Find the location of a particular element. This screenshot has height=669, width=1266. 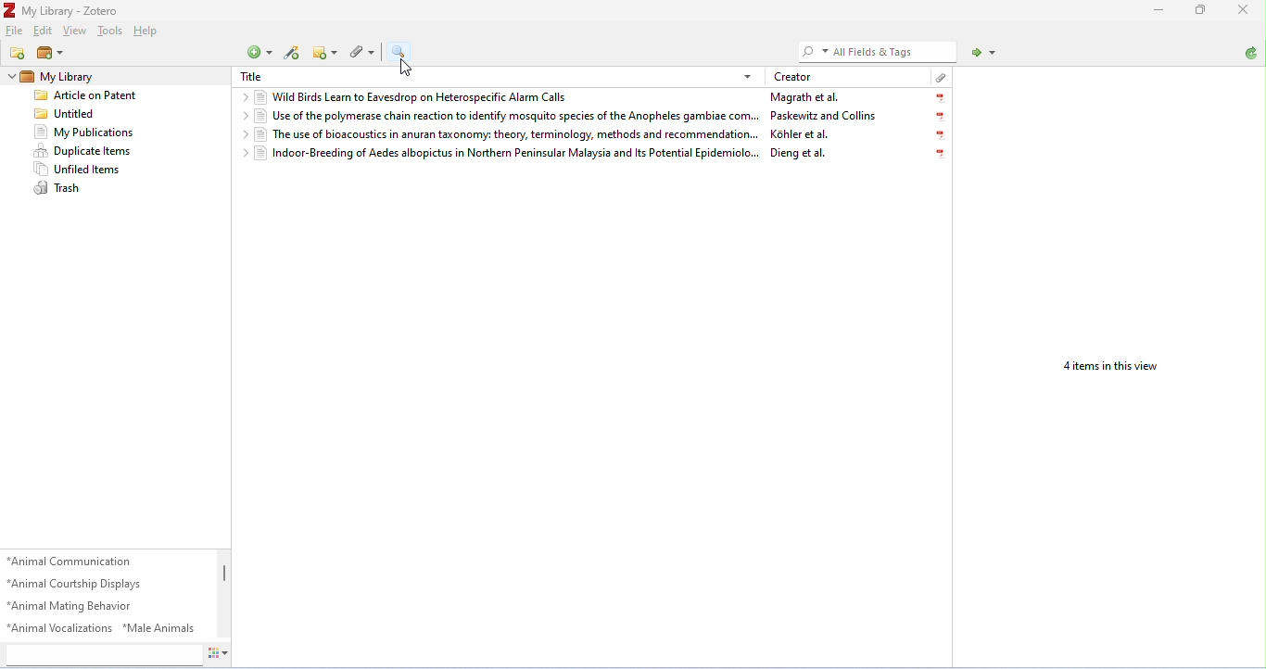

The use of bioacoustics in anuran taxonomy: theory, terminology, methods and recommendations for best practice is located at coordinates (506, 134).